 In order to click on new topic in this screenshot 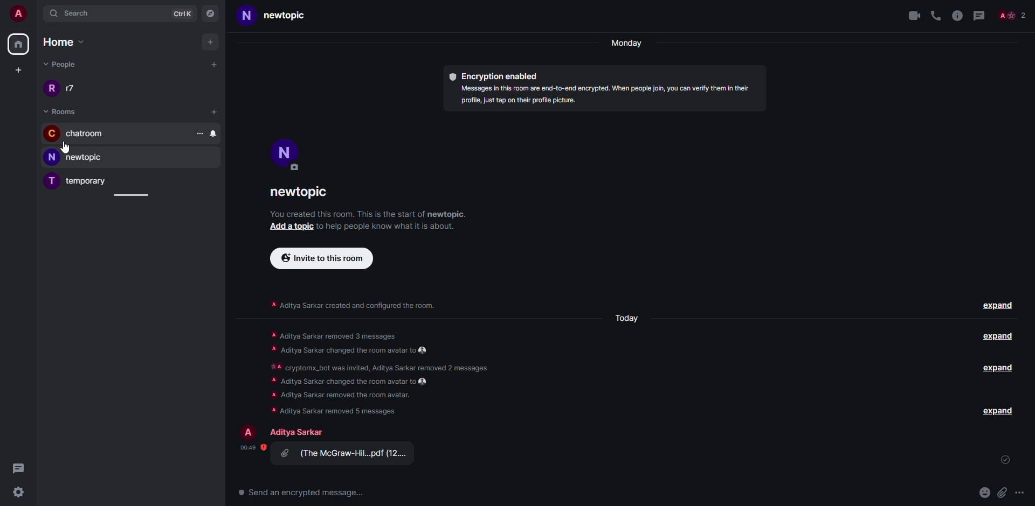, I will do `click(280, 16)`.